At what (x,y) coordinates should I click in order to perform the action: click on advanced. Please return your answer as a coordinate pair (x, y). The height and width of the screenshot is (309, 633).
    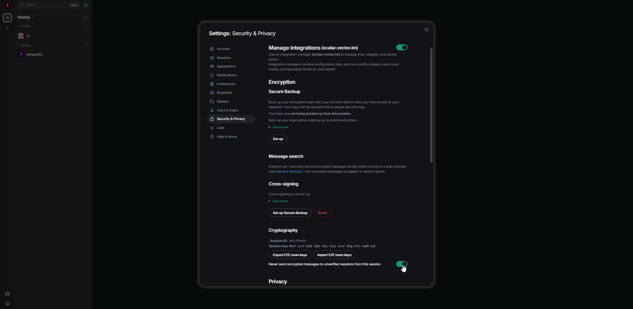
    Looking at the image, I should click on (280, 201).